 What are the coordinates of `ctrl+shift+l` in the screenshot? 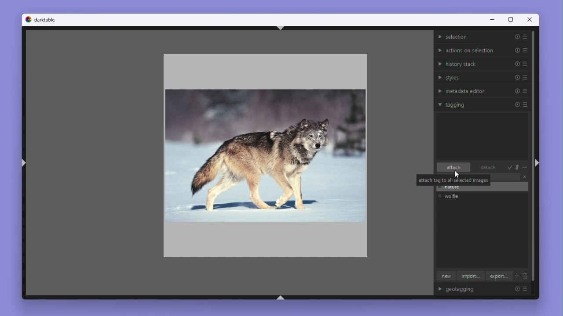 It's located at (23, 164).